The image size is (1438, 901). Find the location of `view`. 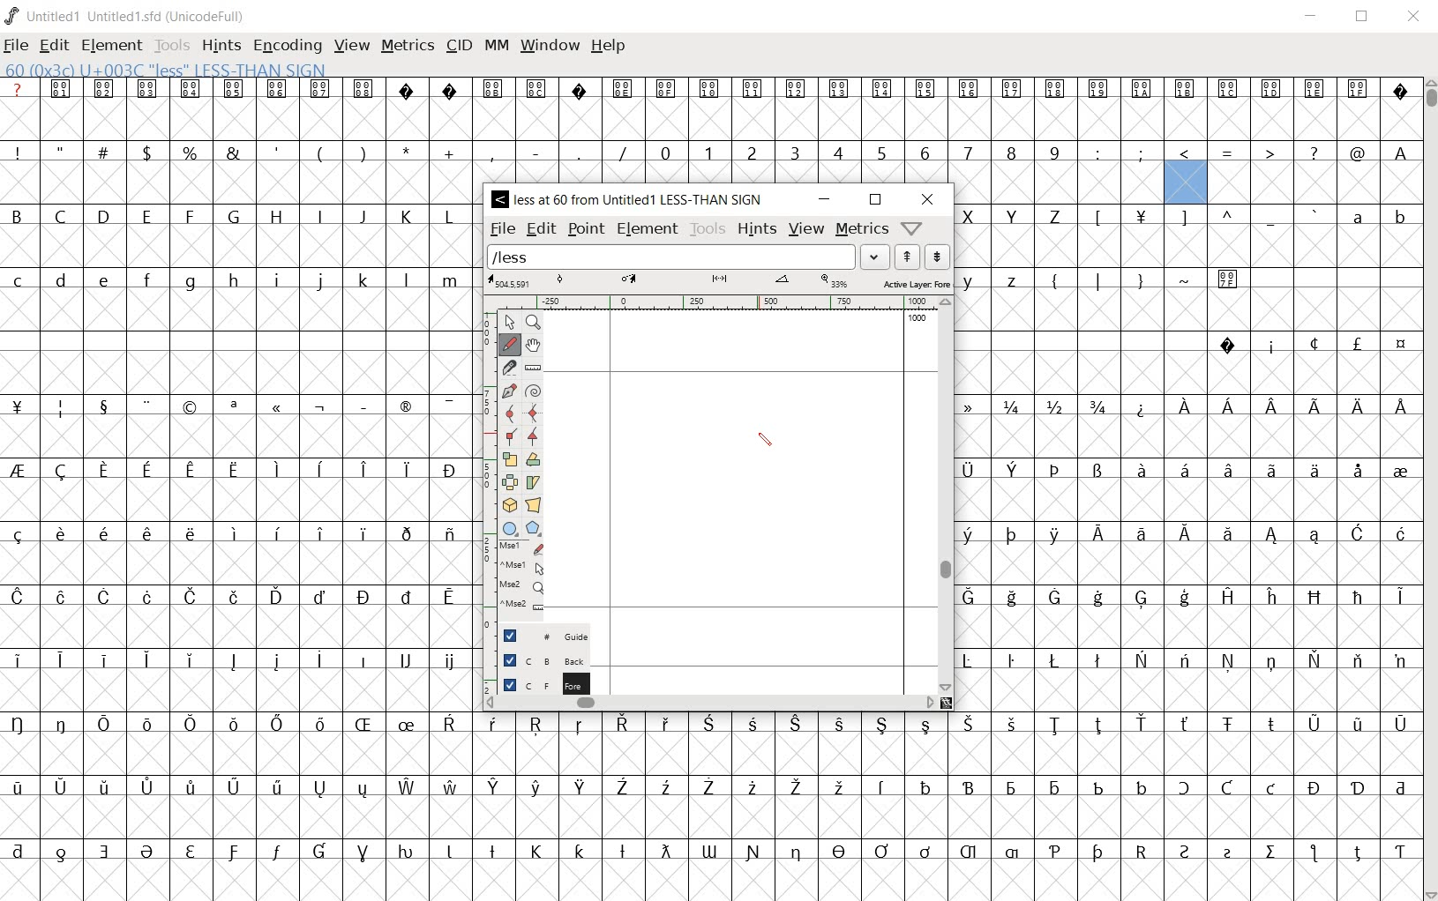

view is located at coordinates (807, 227).